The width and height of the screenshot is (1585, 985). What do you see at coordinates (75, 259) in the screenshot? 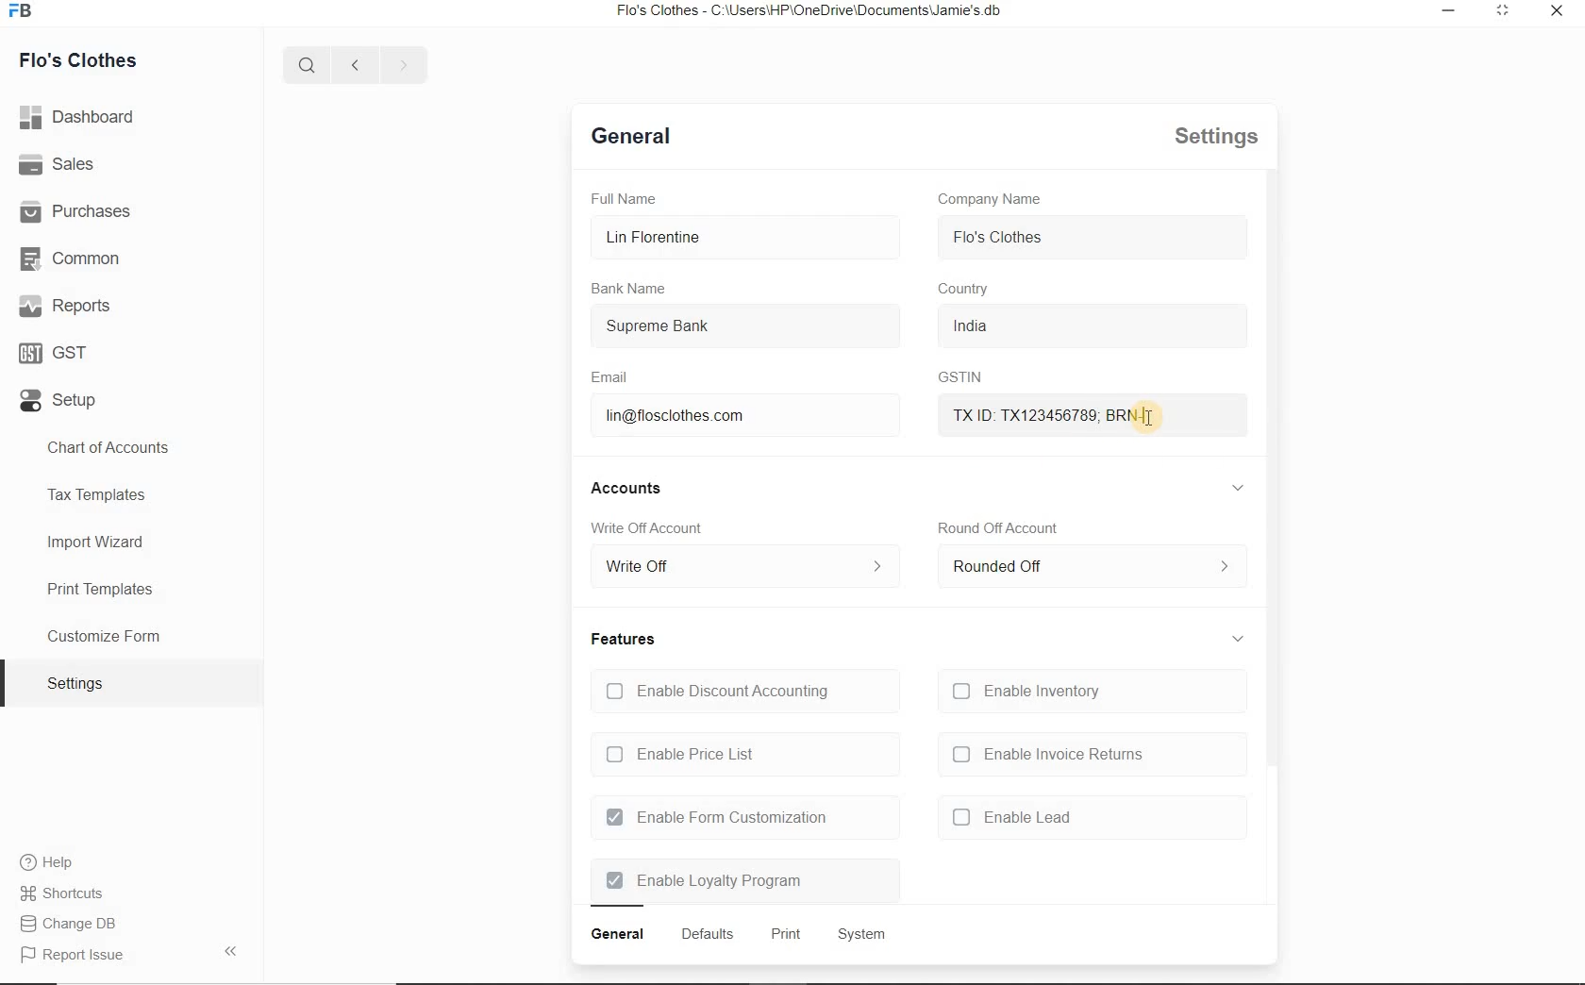
I see `Common` at bounding box center [75, 259].